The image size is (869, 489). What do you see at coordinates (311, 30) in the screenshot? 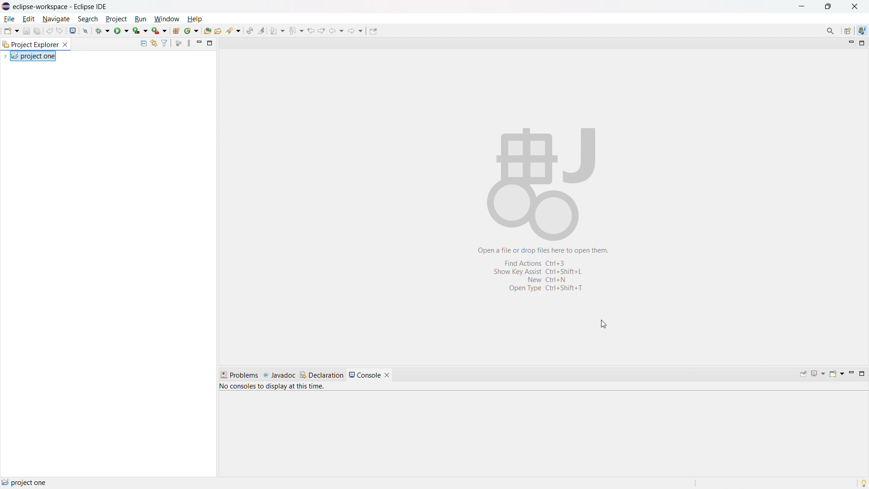
I see `view previous location` at bounding box center [311, 30].